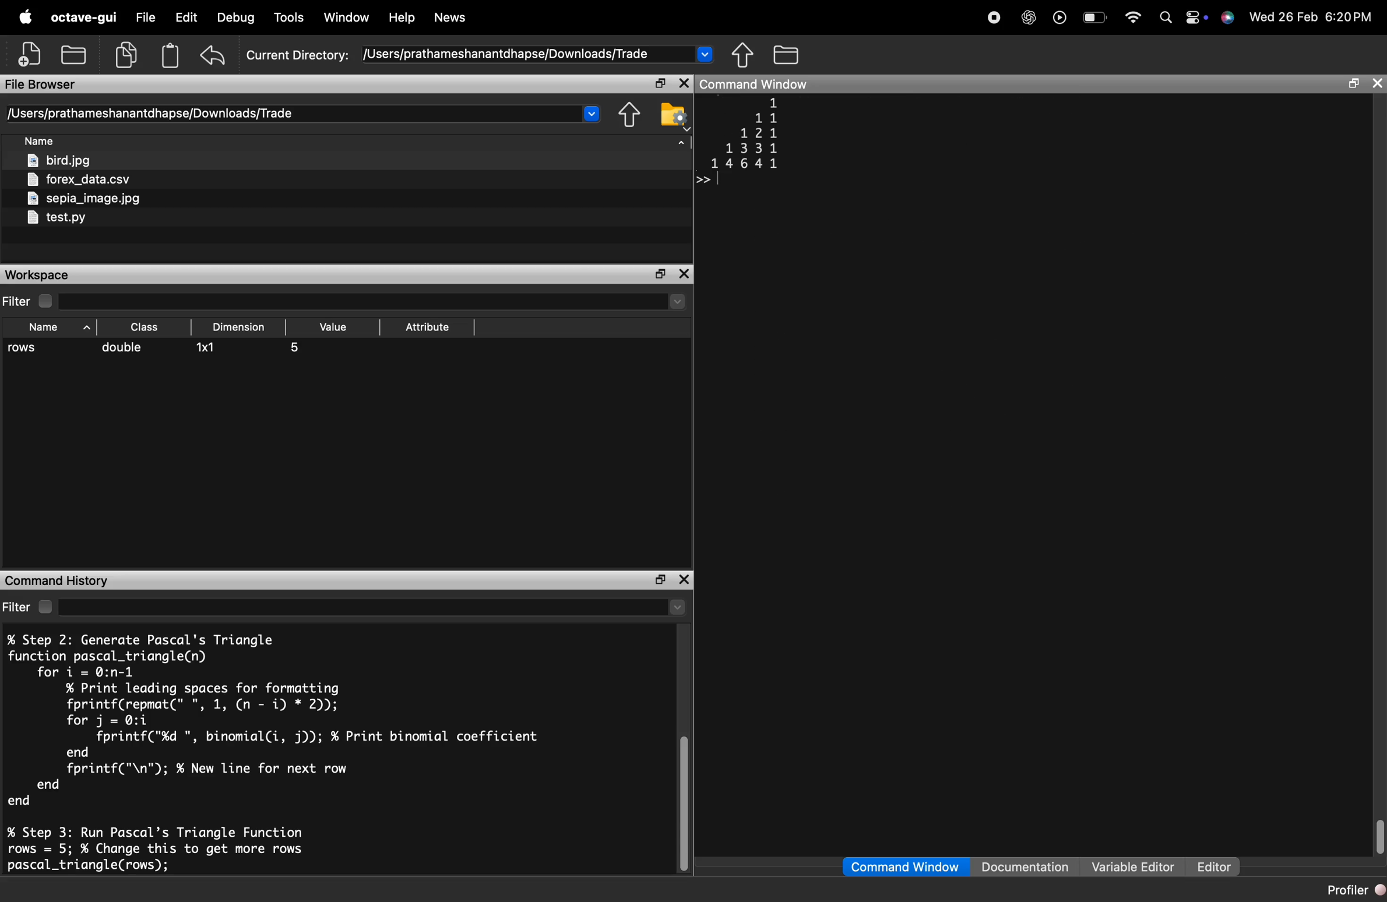 The width and height of the screenshot is (1387, 902). I want to click on maximize, so click(1354, 83).